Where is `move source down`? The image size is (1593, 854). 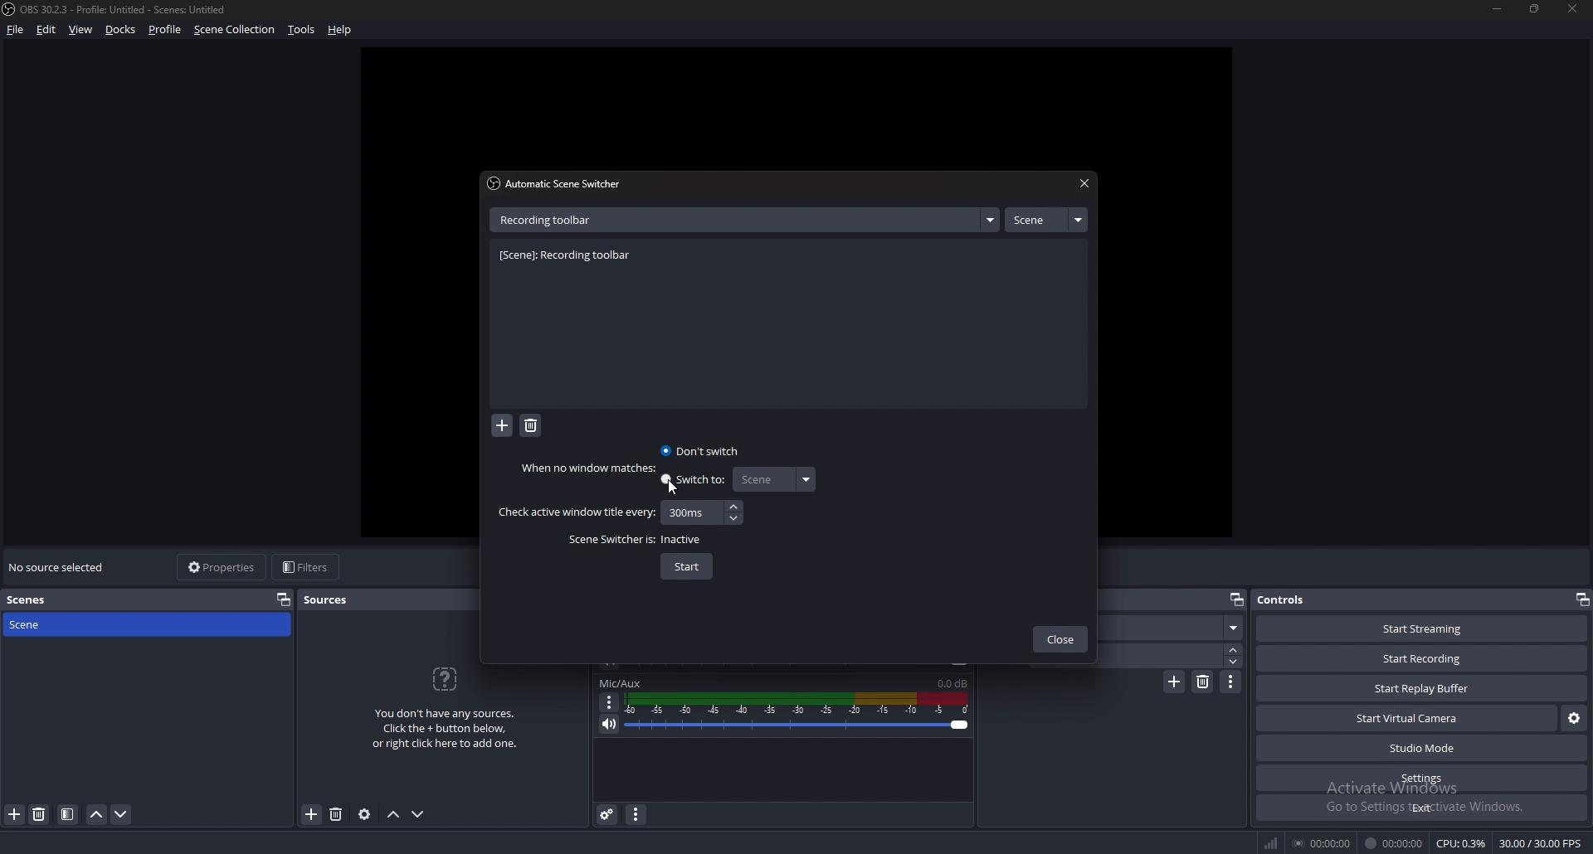
move source down is located at coordinates (418, 815).